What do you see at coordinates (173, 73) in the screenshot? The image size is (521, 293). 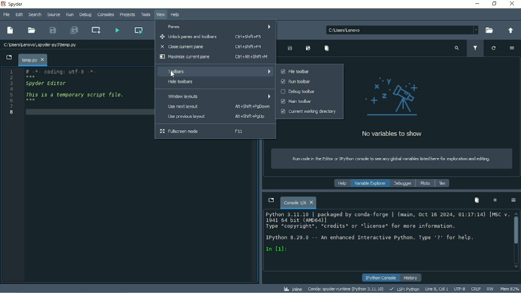 I see `cursor` at bounding box center [173, 73].